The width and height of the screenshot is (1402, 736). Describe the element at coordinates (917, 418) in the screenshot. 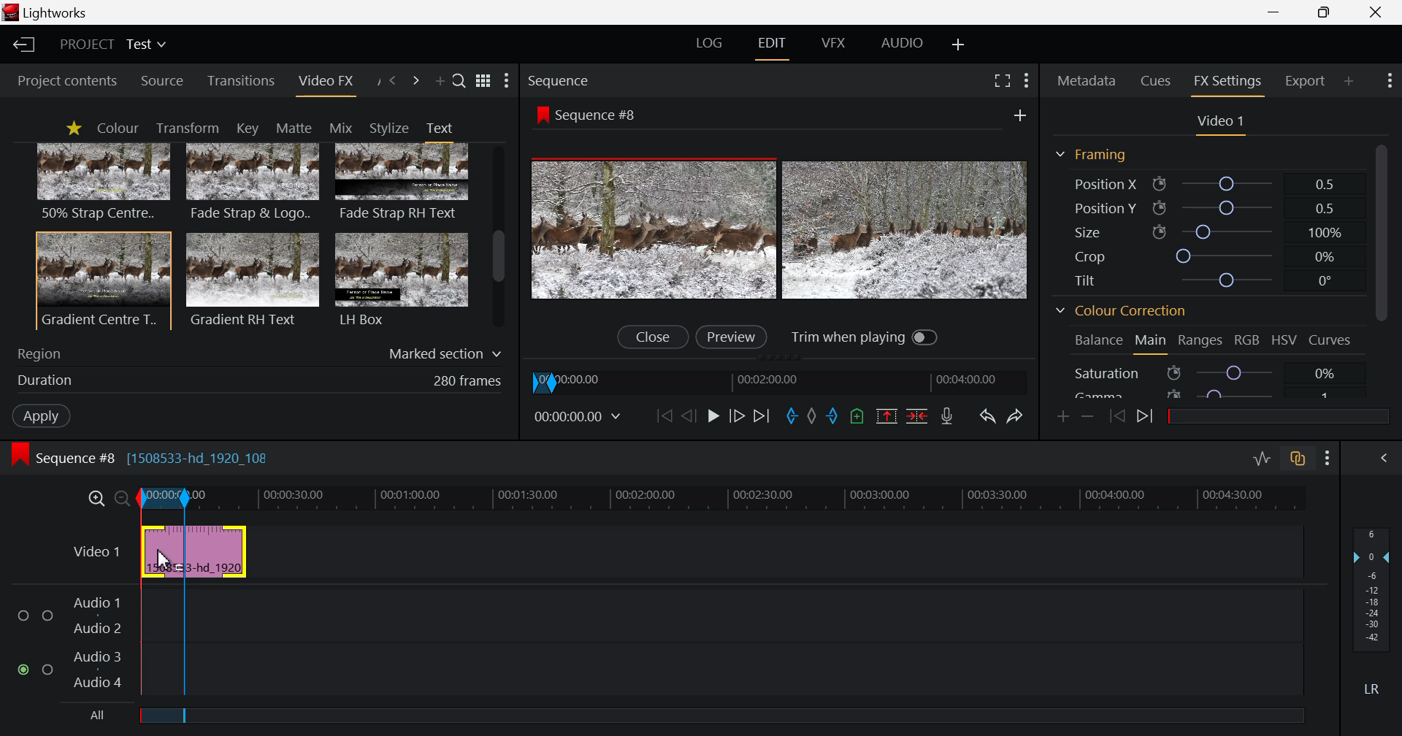

I see `Delete/Cut` at that location.